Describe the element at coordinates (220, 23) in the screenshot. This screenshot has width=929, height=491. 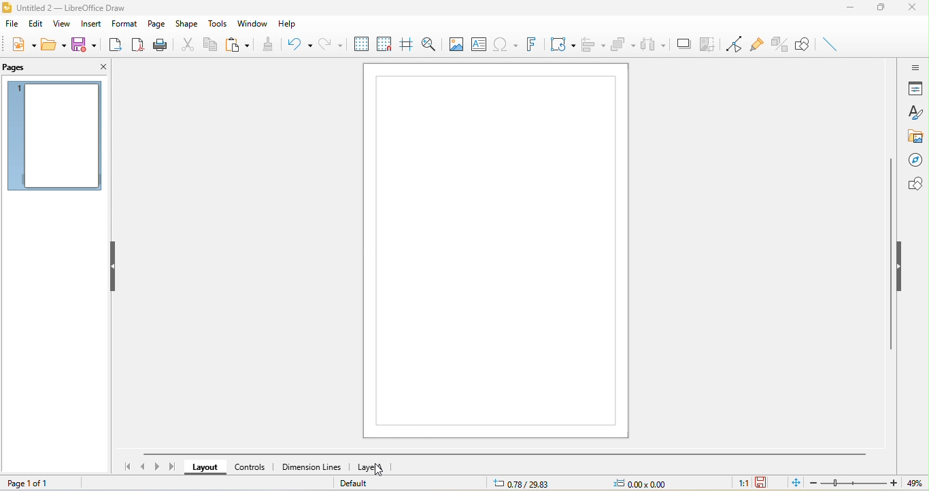
I see `tools` at that location.